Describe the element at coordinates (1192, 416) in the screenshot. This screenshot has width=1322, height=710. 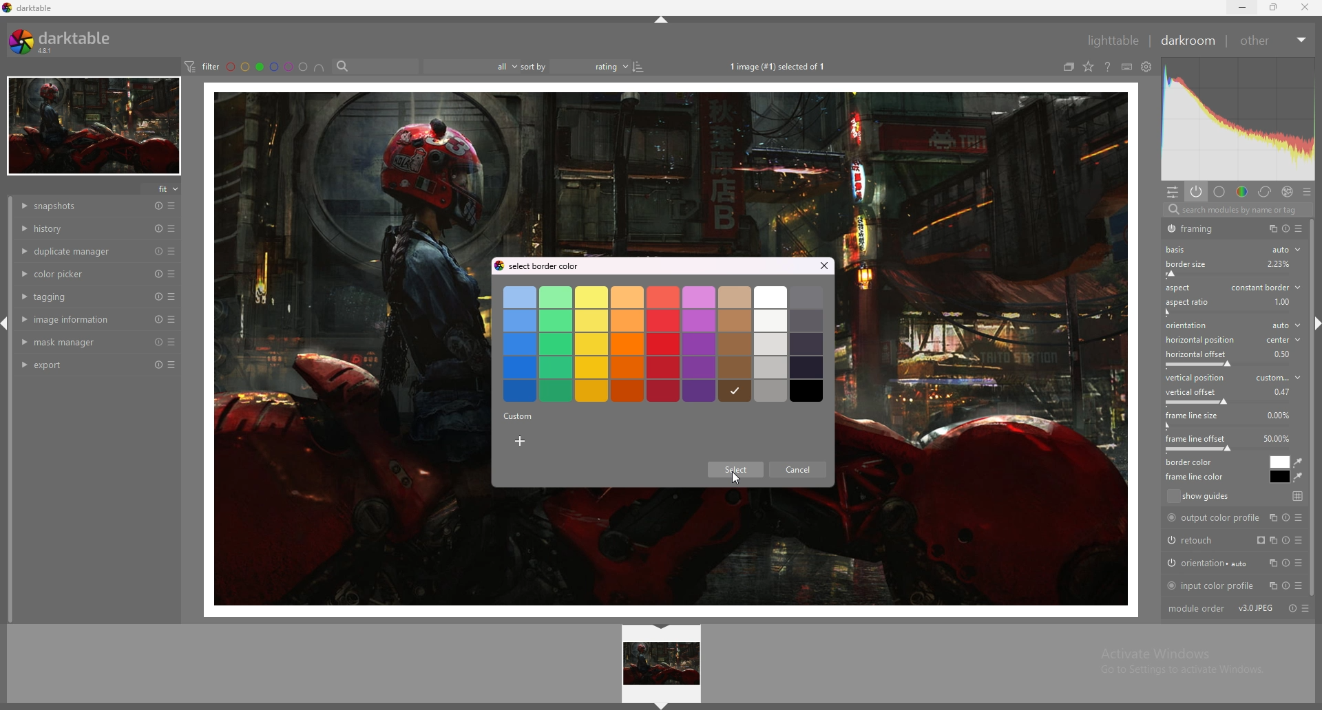
I see `frame line size` at that location.